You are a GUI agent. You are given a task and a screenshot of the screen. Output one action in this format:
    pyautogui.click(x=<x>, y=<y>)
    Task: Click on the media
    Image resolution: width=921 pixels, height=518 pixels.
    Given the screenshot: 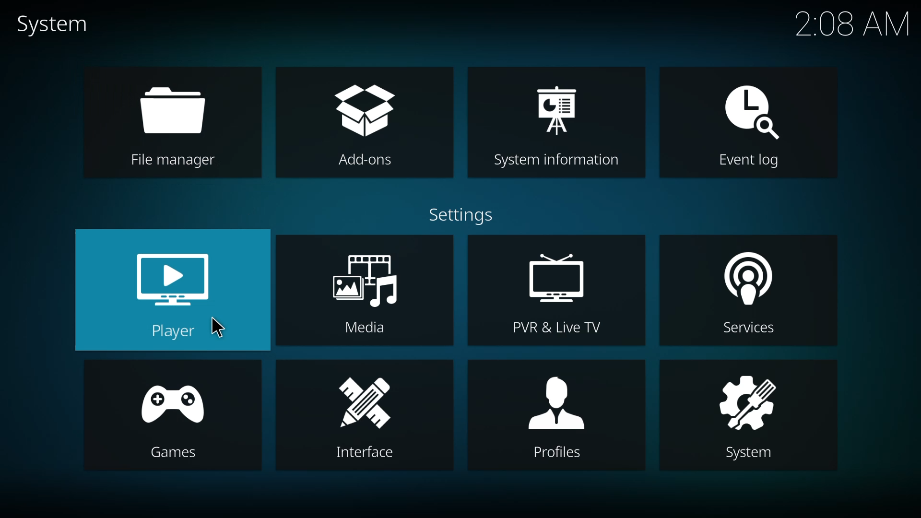 What is the action you would take?
    pyautogui.click(x=366, y=293)
    